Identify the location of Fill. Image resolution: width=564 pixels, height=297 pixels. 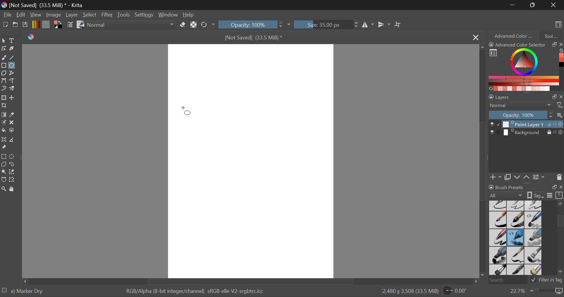
(4, 129).